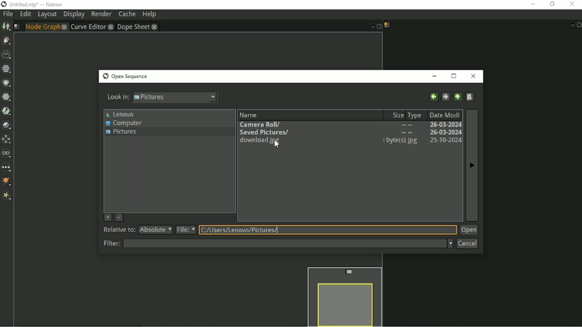  I want to click on Minimize, so click(436, 77).